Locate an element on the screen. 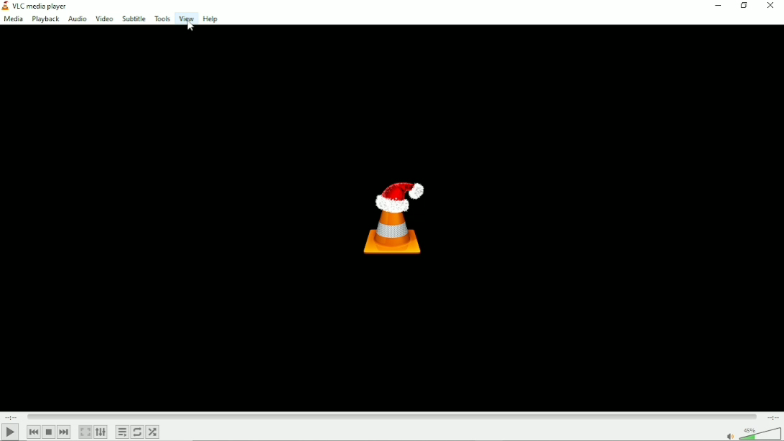 This screenshot has height=441, width=784. Media is located at coordinates (13, 19).